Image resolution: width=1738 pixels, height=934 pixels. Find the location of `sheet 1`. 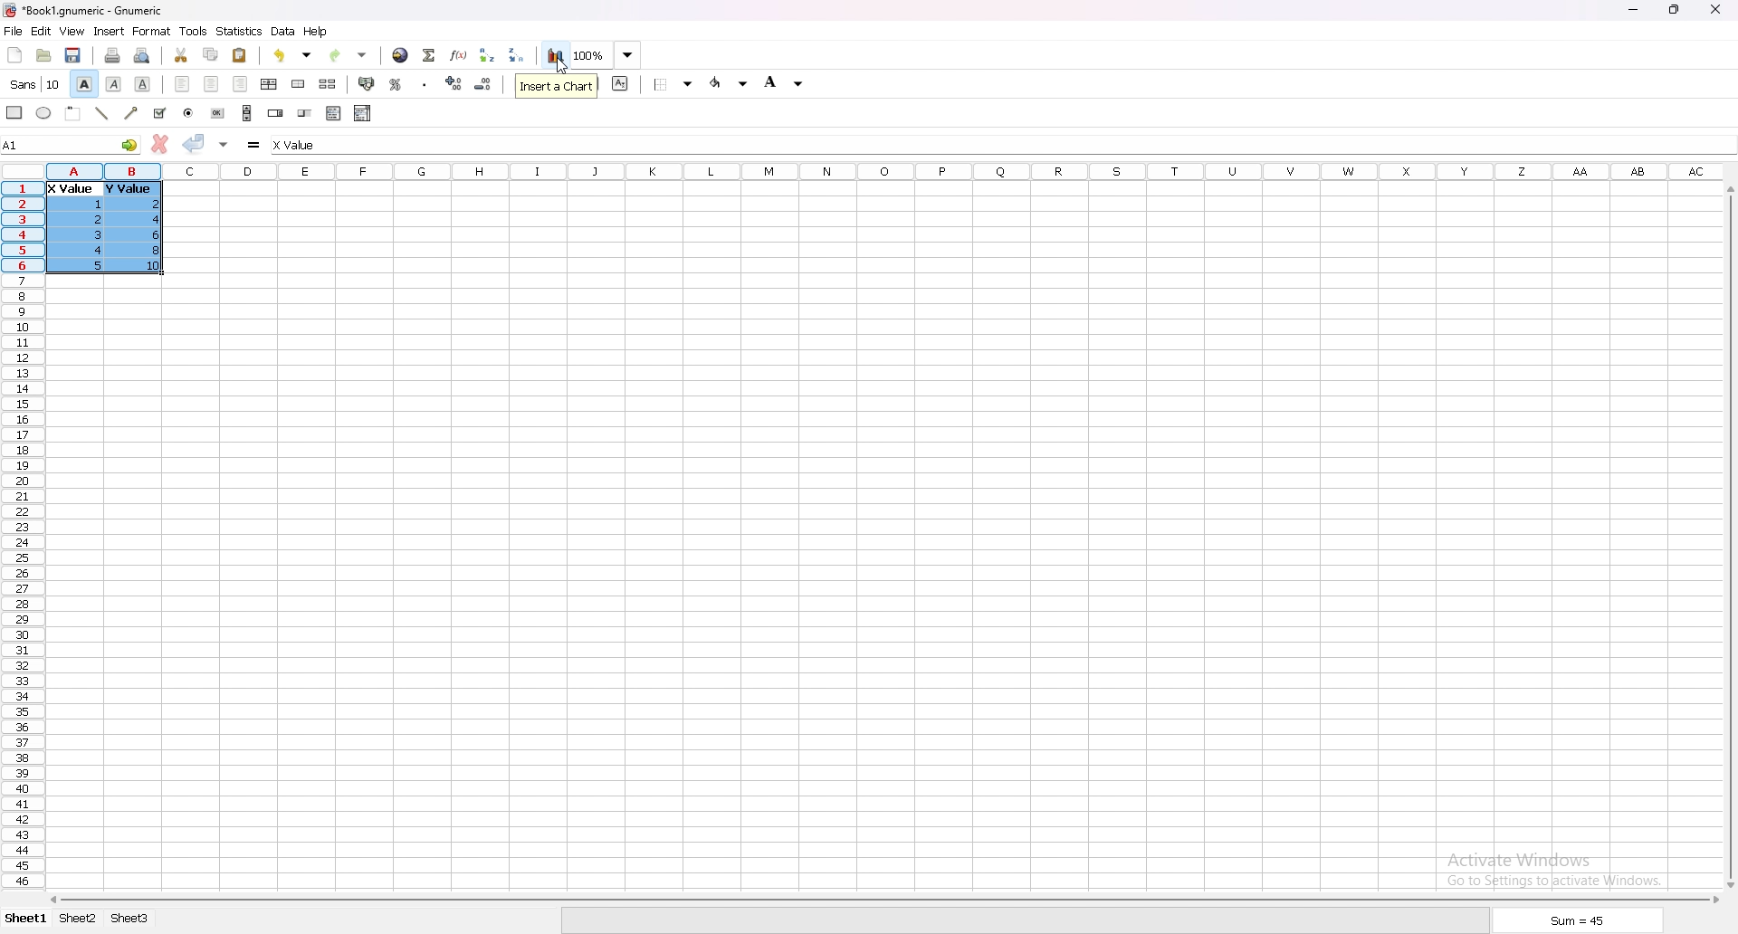

sheet 1 is located at coordinates (27, 920).